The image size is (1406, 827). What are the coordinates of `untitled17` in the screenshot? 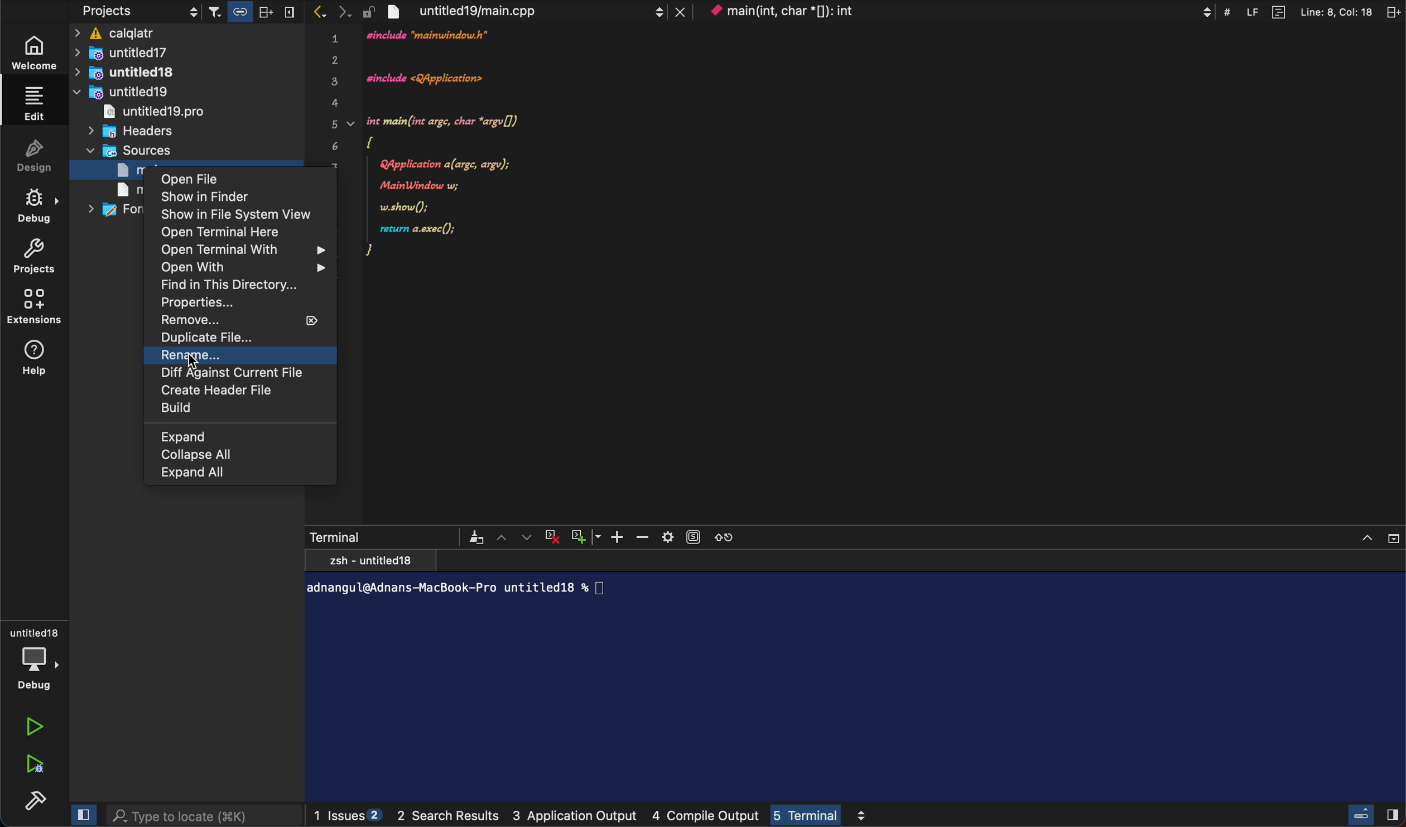 It's located at (150, 52).